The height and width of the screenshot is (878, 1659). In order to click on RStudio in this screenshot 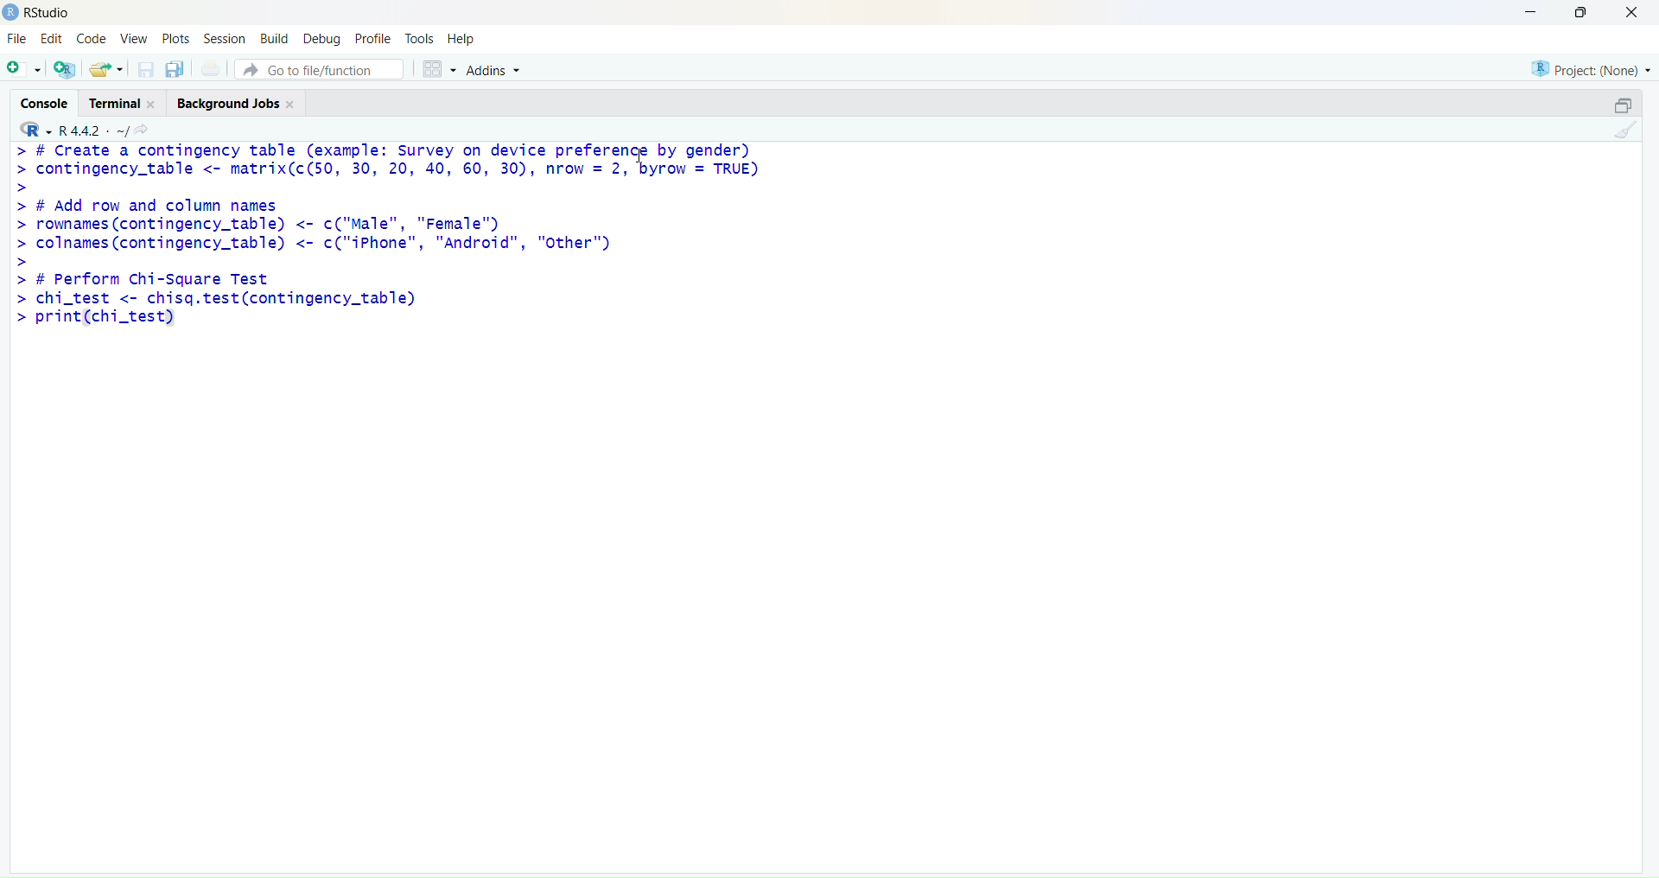, I will do `click(51, 13)`.